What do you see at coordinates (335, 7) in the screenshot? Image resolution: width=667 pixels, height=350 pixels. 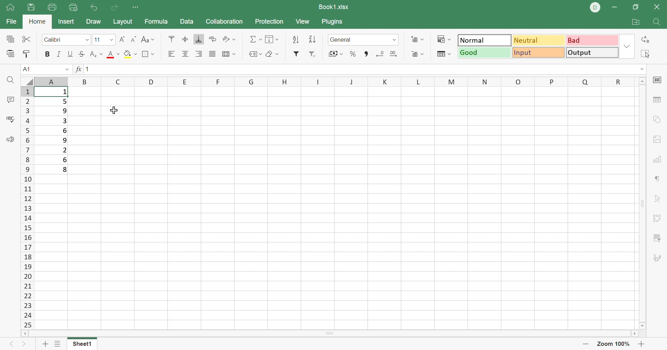 I see `Book1.xlsx` at bounding box center [335, 7].